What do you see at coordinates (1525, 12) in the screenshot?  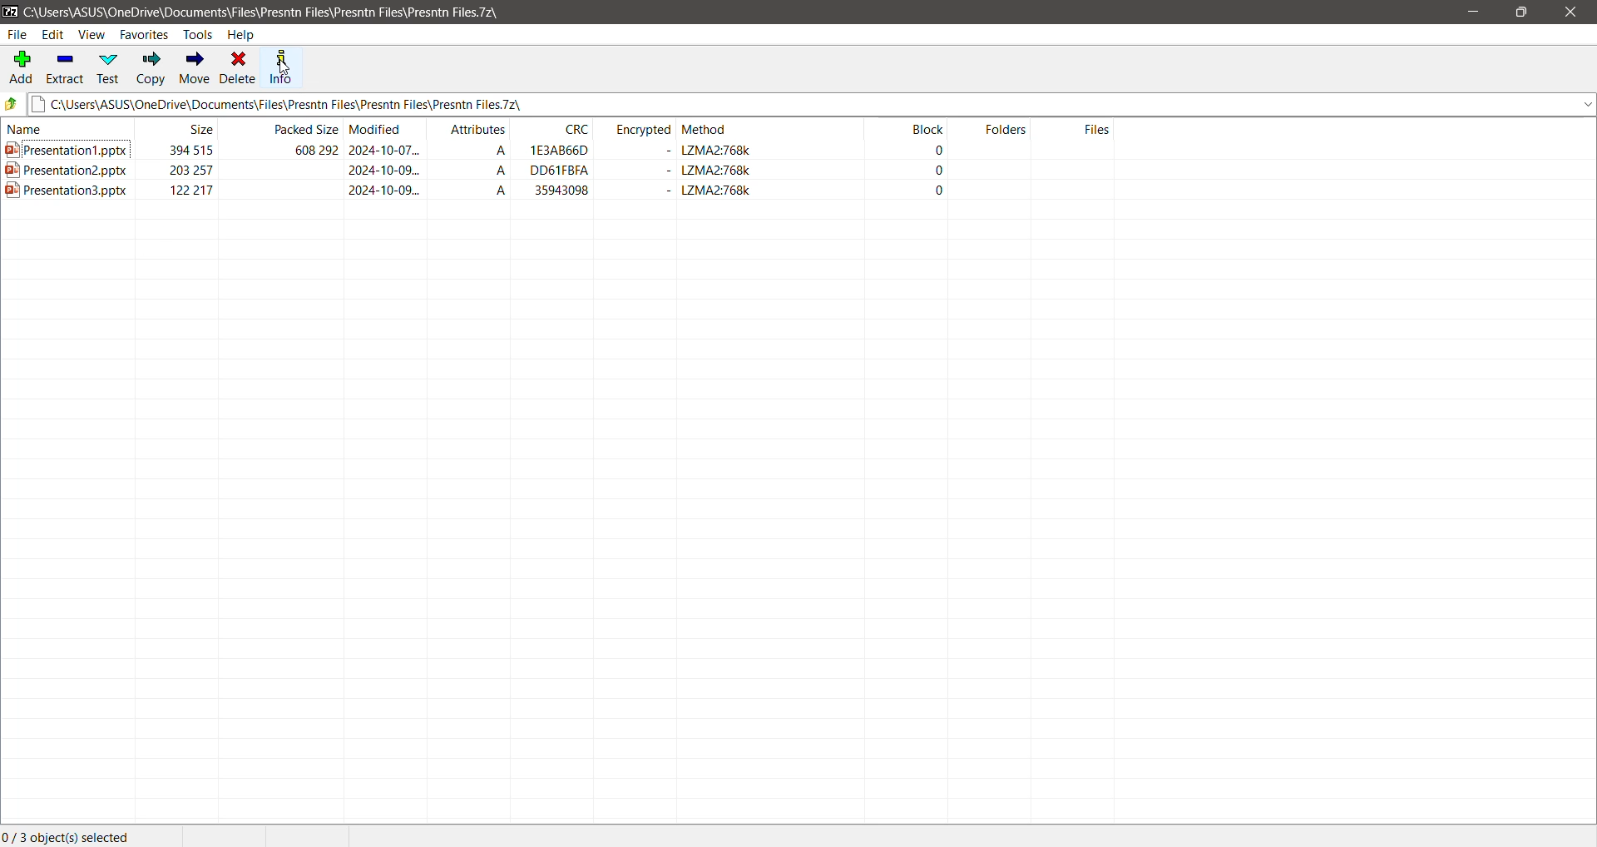 I see `Restore Down` at bounding box center [1525, 12].